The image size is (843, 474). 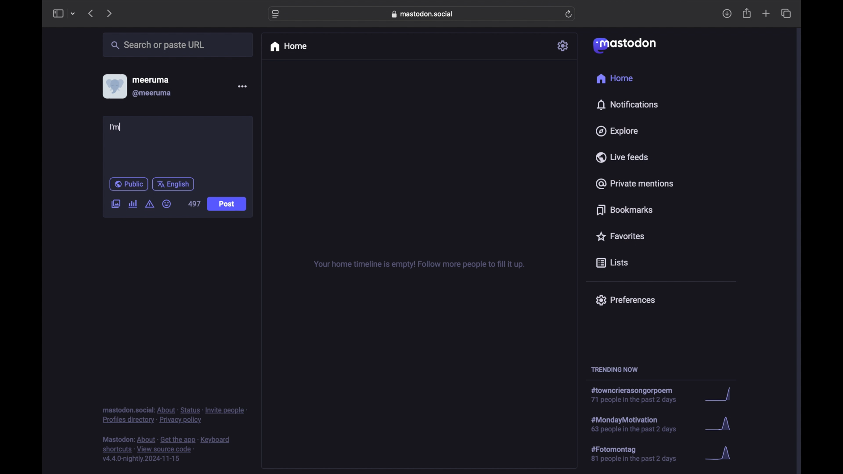 What do you see at coordinates (627, 105) in the screenshot?
I see `notifications` at bounding box center [627, 105].